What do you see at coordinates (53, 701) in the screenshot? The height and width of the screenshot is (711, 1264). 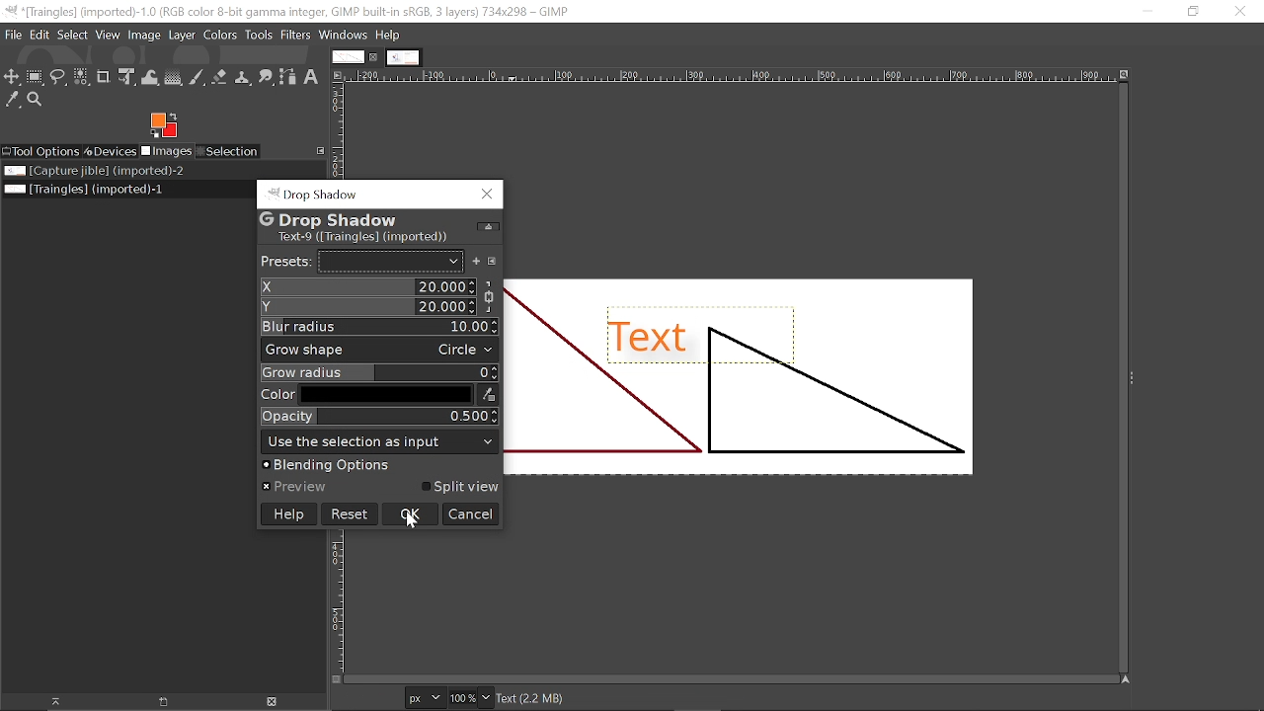 I see `Raise this image display` at bounding box center [53, 701].